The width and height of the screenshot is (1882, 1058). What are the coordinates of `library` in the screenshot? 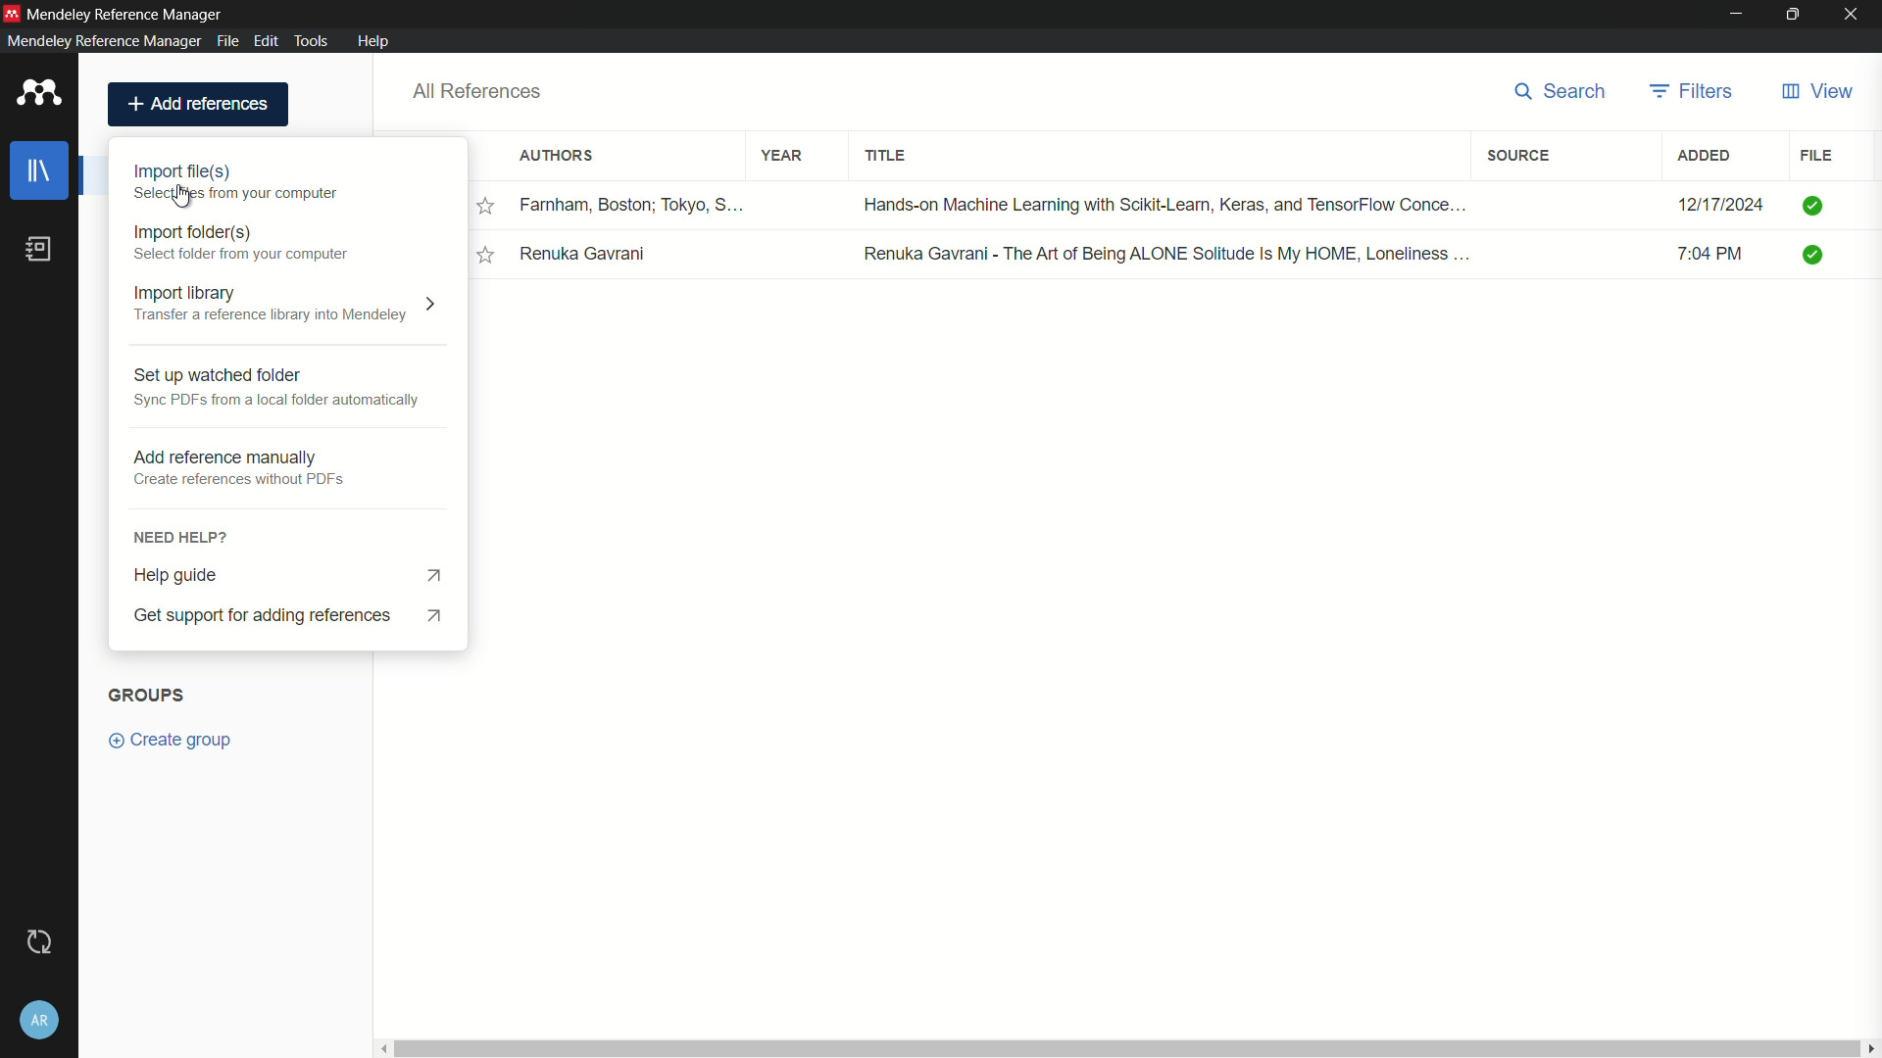 It's located at (42, 170).